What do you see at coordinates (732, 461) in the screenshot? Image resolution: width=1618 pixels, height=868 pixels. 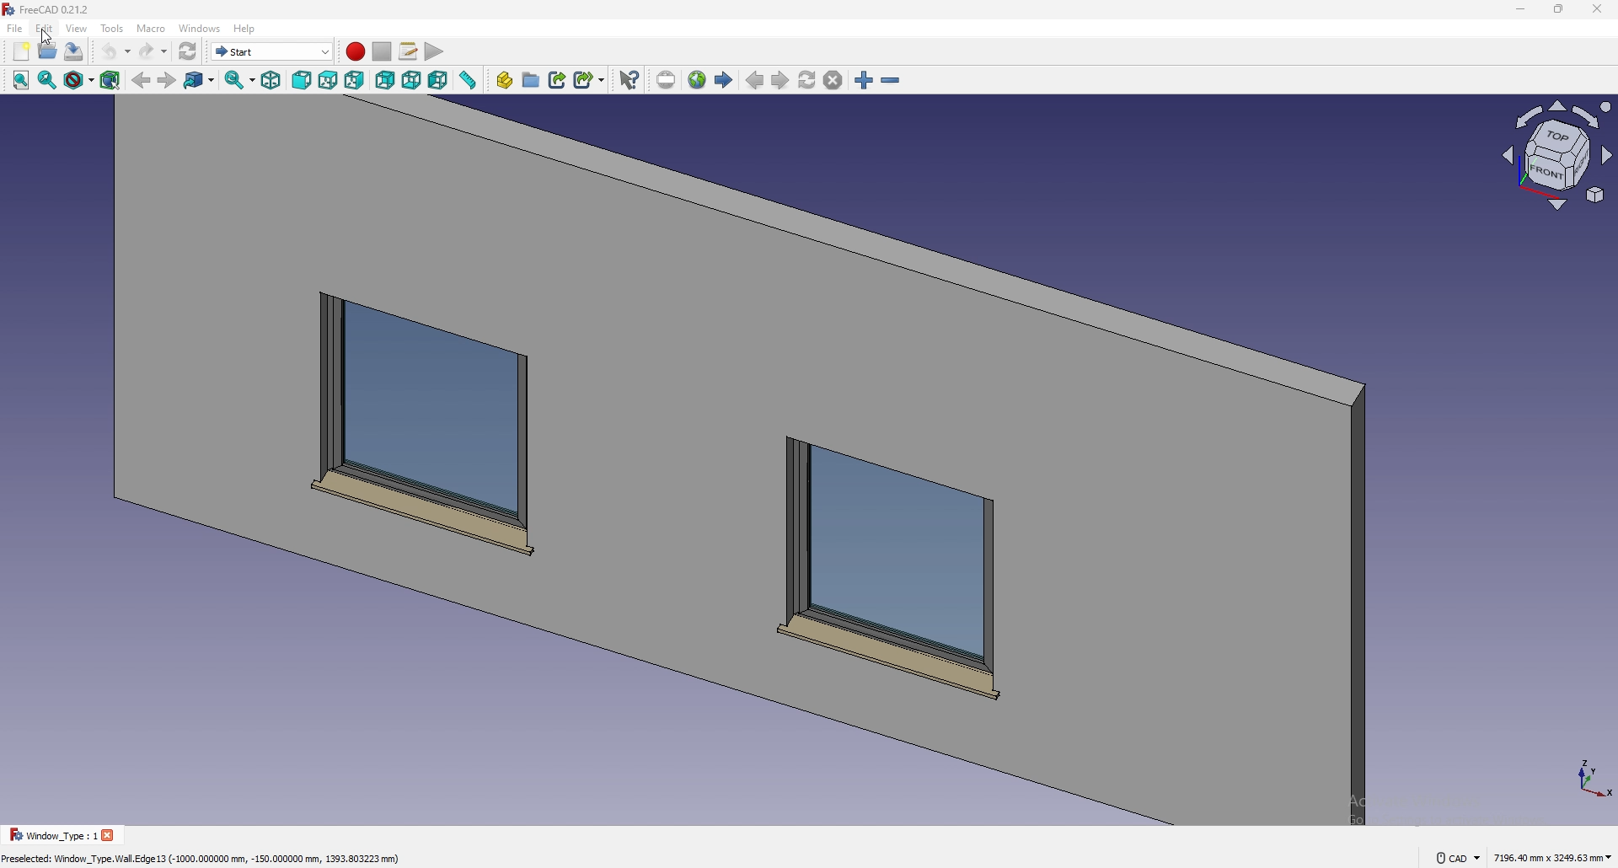 I see `workspace` at bounding box center [732, 461].